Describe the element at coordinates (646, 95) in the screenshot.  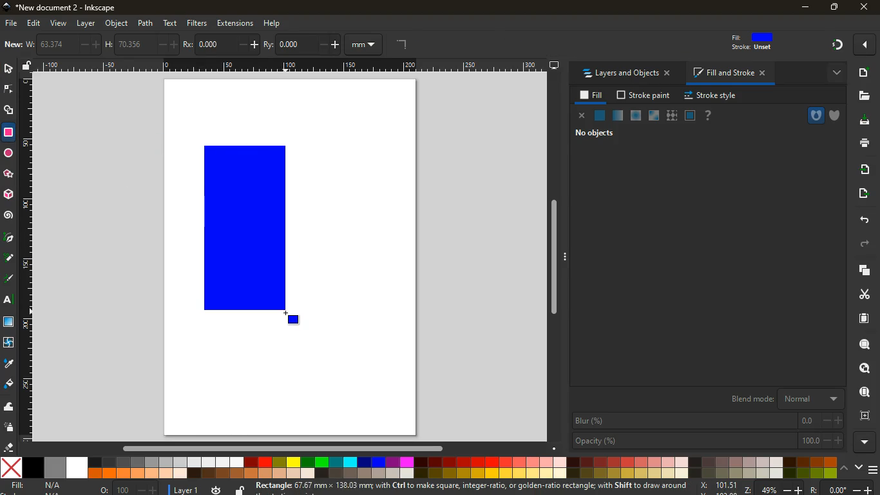
I see `stroke paint` at that location.